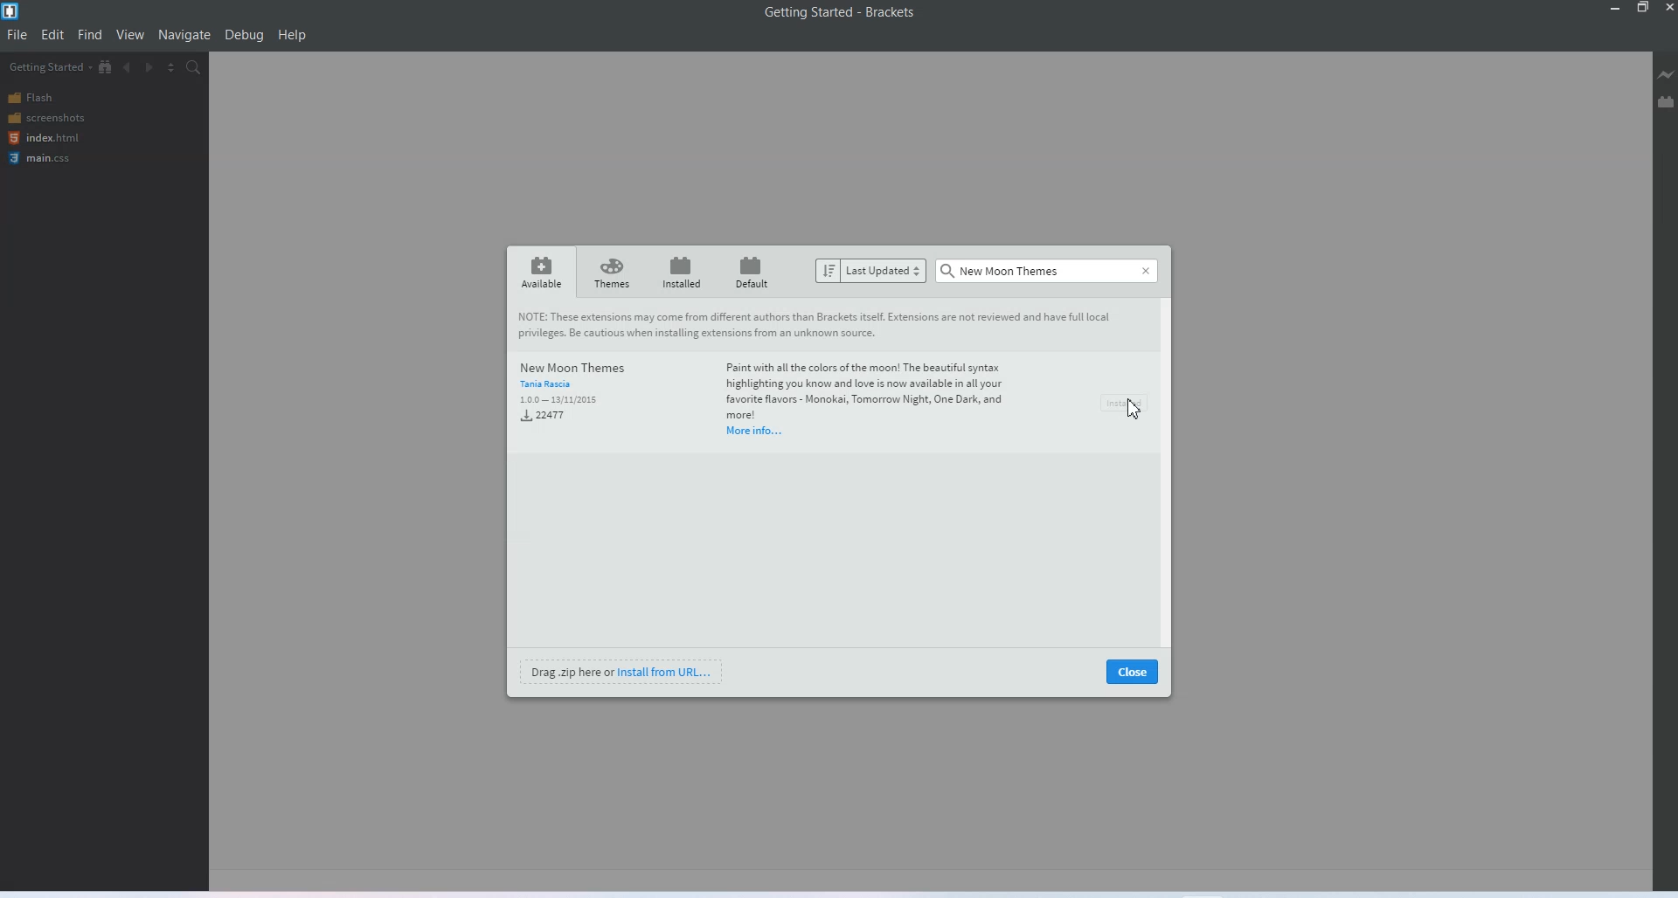 The height and width of the screenshot is (898, 1678). Describe the element at coordinates (53, 34) in the screenshot. I see `Edit` at that location.